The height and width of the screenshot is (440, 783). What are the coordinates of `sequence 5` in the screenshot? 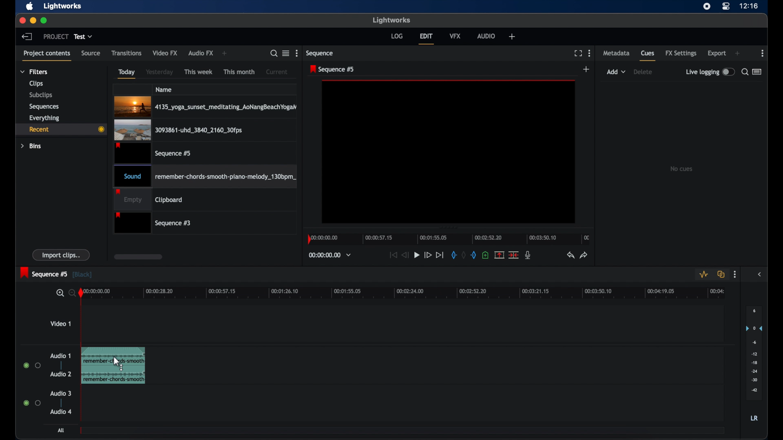 It's located at (56, 273).